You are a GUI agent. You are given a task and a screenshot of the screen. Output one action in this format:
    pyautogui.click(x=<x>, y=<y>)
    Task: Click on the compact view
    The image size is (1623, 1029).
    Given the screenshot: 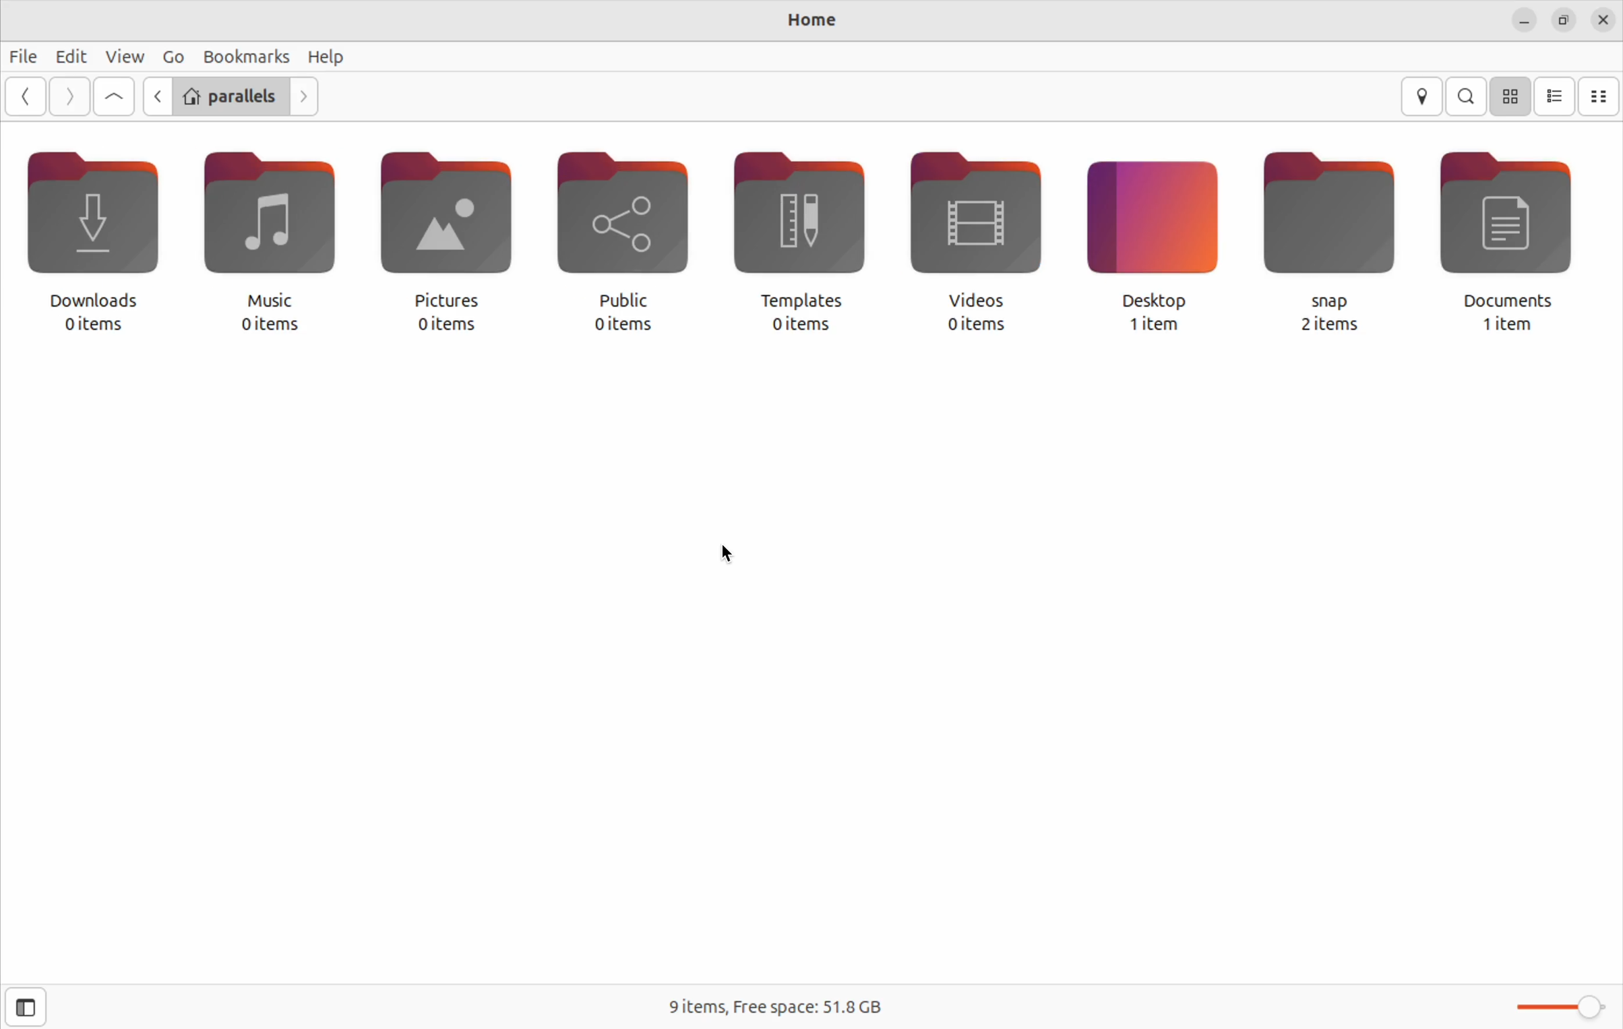 What is the action you would take?
    pyautogui.click(x=1599, y=98)
    